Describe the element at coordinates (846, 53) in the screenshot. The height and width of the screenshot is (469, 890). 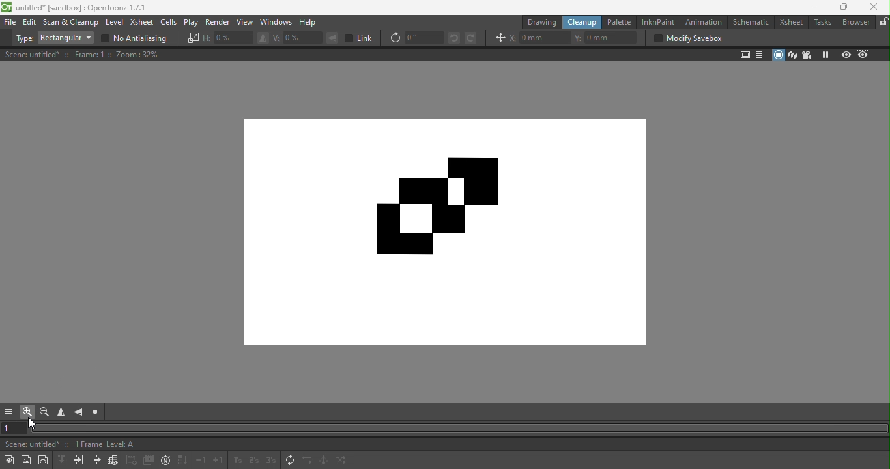
I see `Preview` at that location.